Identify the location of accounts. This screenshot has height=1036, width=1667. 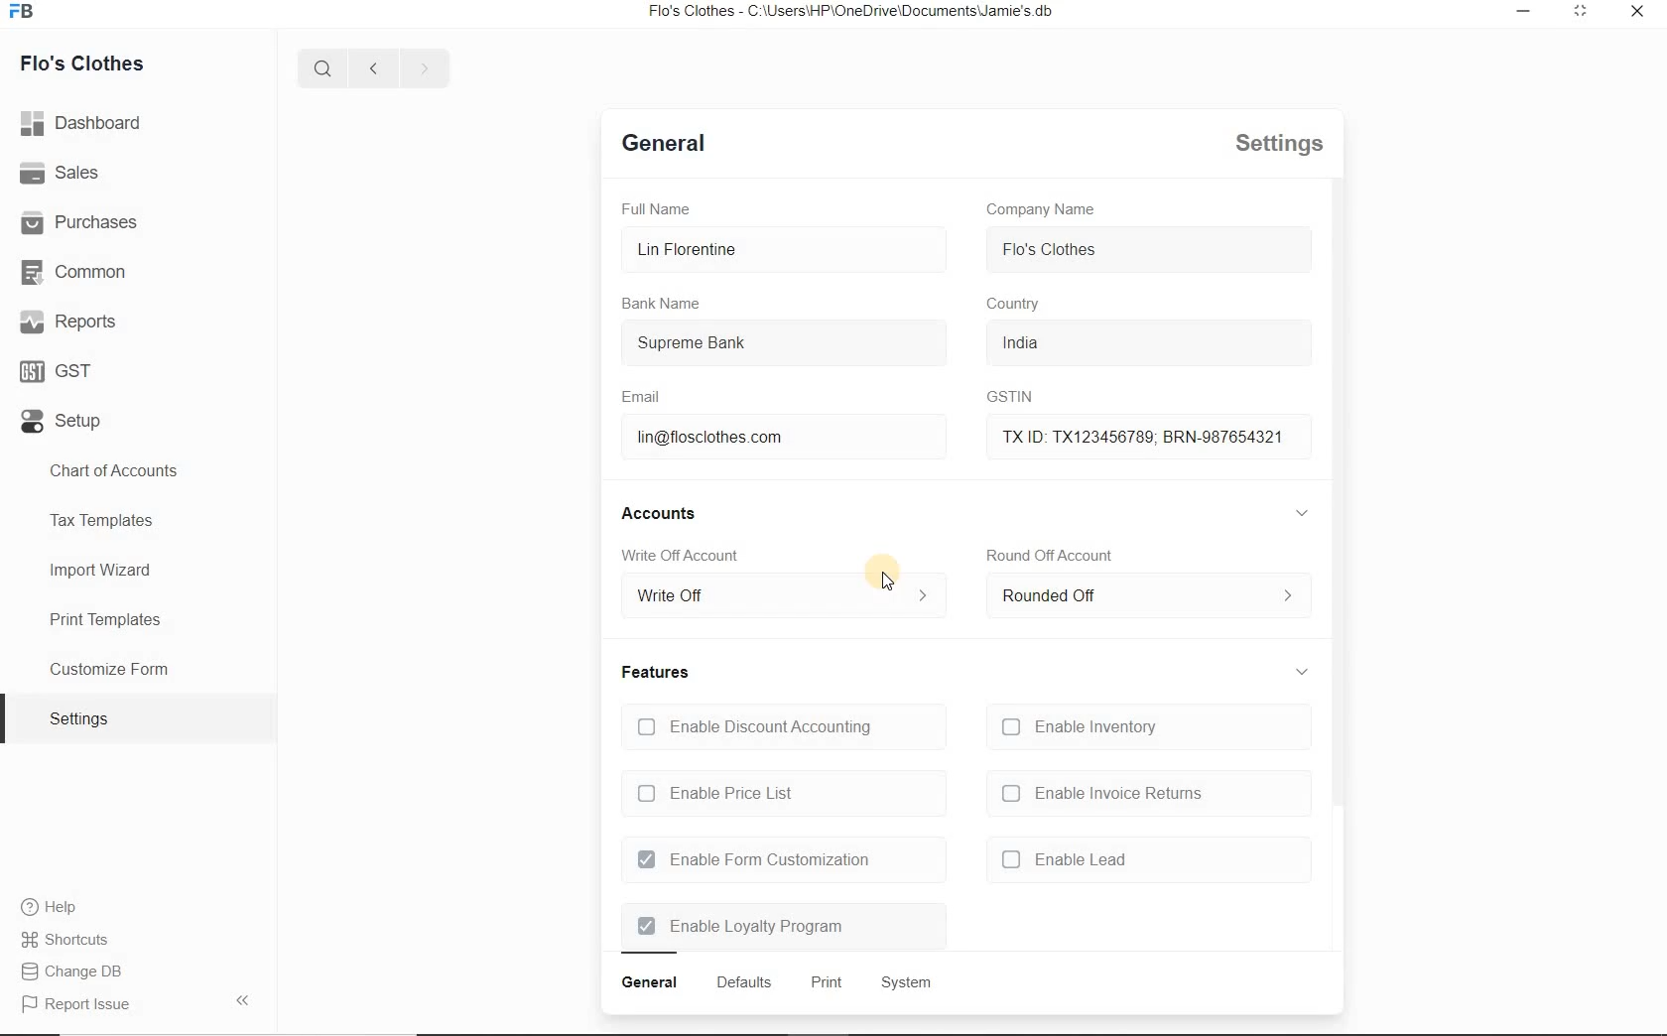
(666, 513).